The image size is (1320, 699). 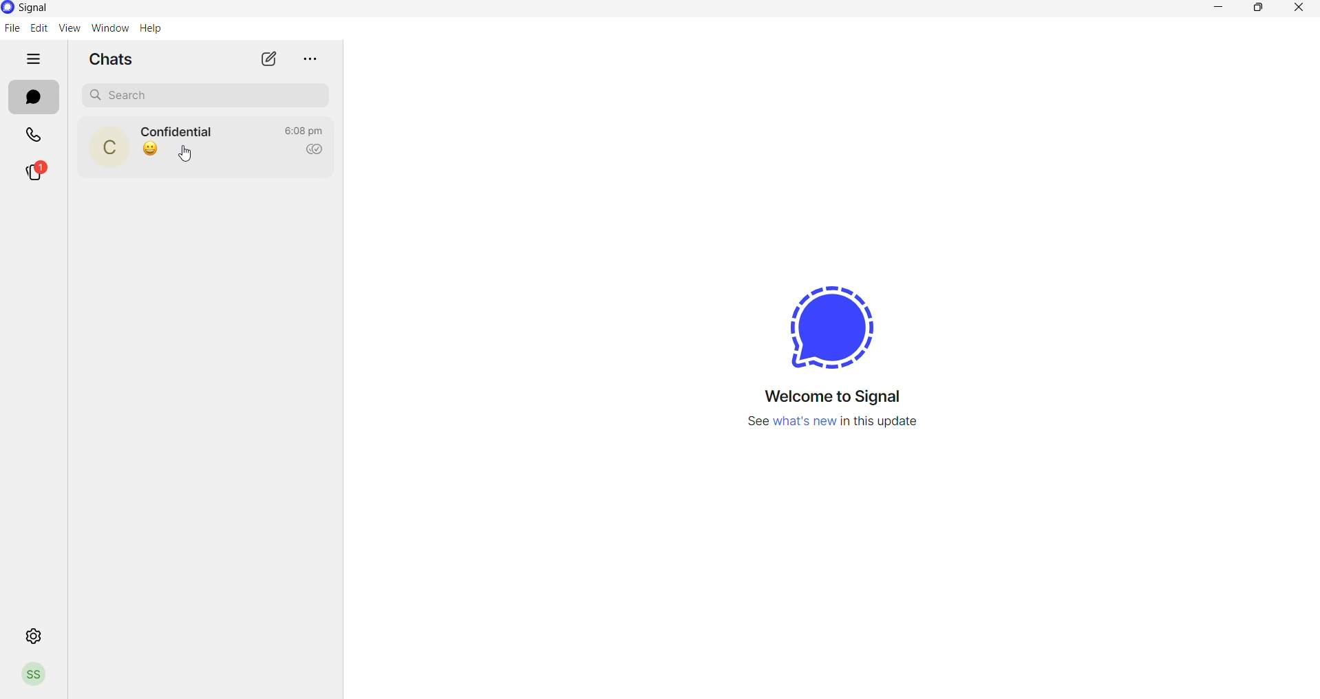 I want to click on cursor, so click(x=187, y=152).